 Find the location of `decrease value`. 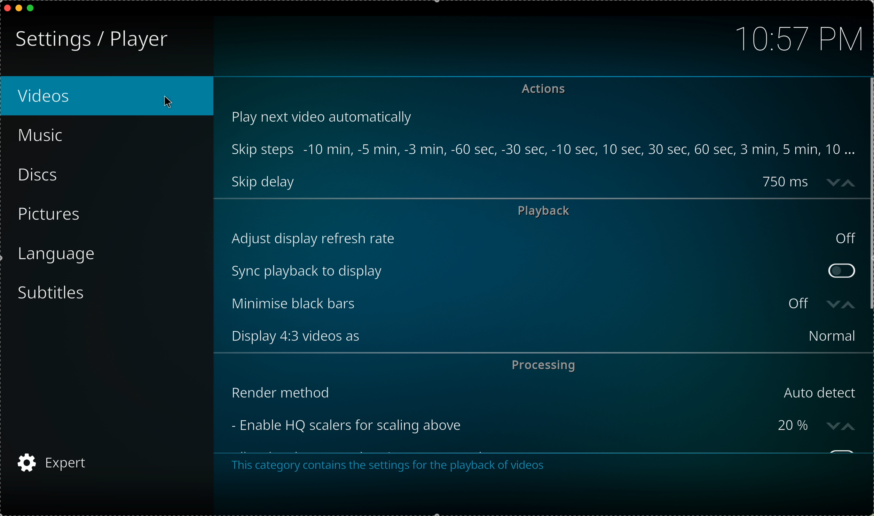

decrease value is located at coordinates (833, 182).